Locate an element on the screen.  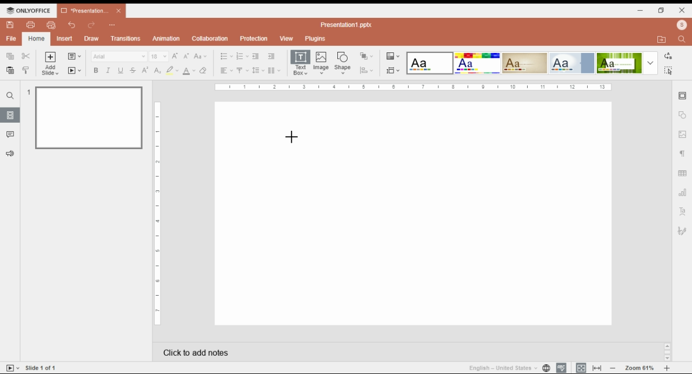
mouse pointer is located at coordinates (291, 138).